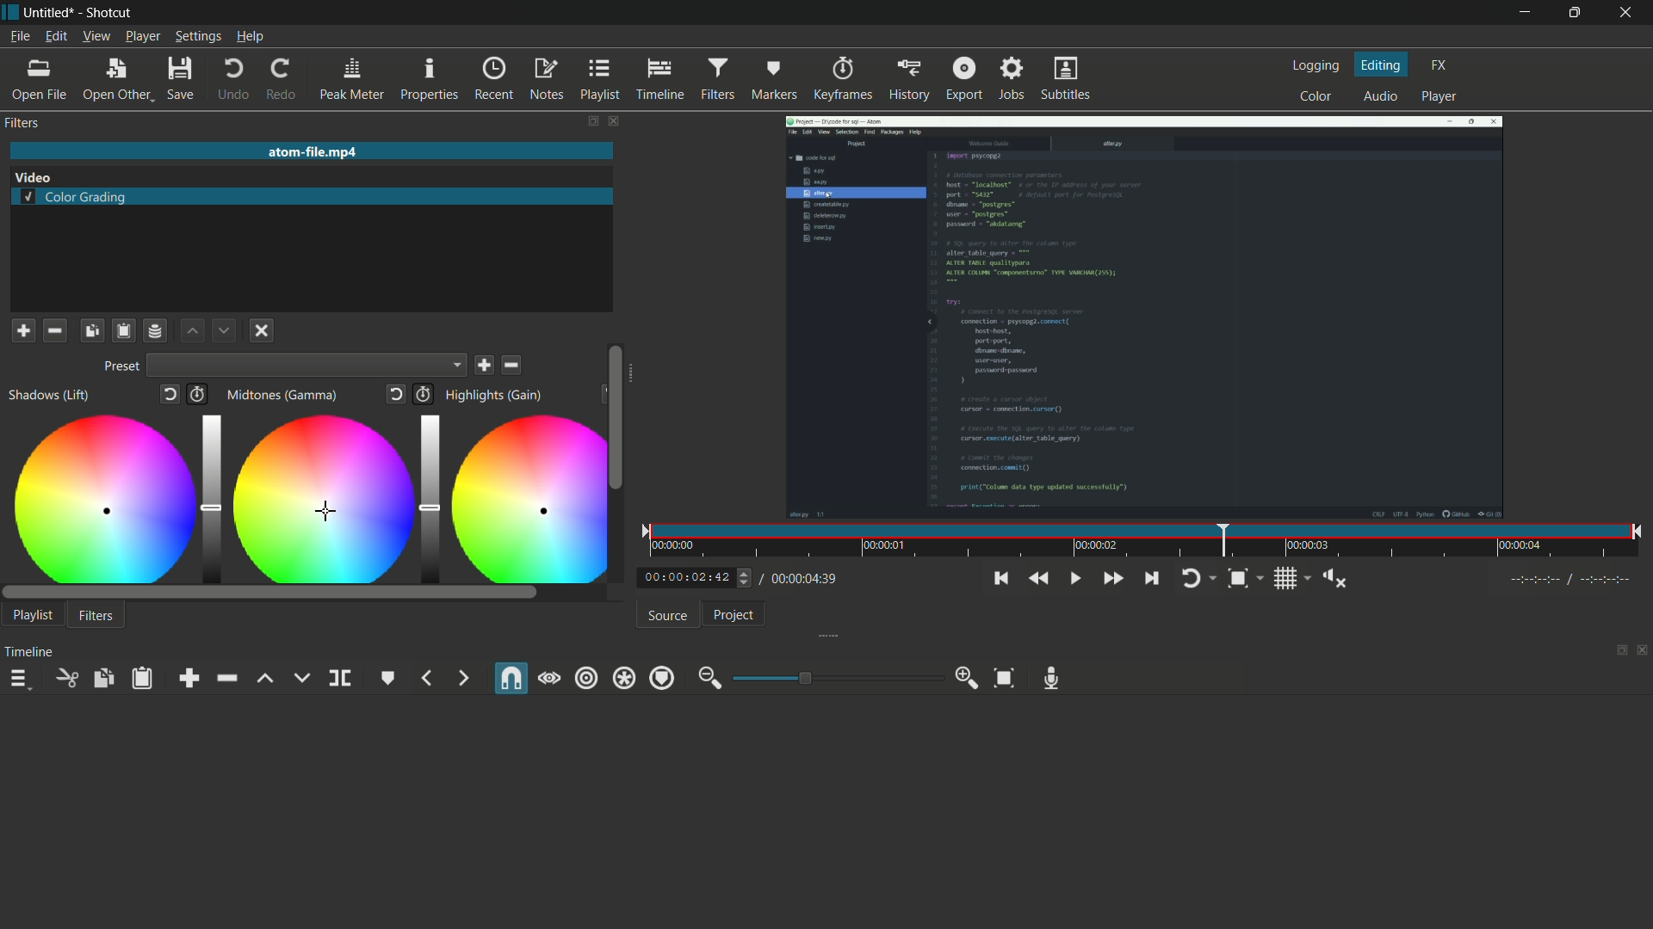 This screenshot has width=1653, height=929. What do you see at coordinates (65, 677) in the screenshot?
I see `cut` at bounding box center [65, 677].